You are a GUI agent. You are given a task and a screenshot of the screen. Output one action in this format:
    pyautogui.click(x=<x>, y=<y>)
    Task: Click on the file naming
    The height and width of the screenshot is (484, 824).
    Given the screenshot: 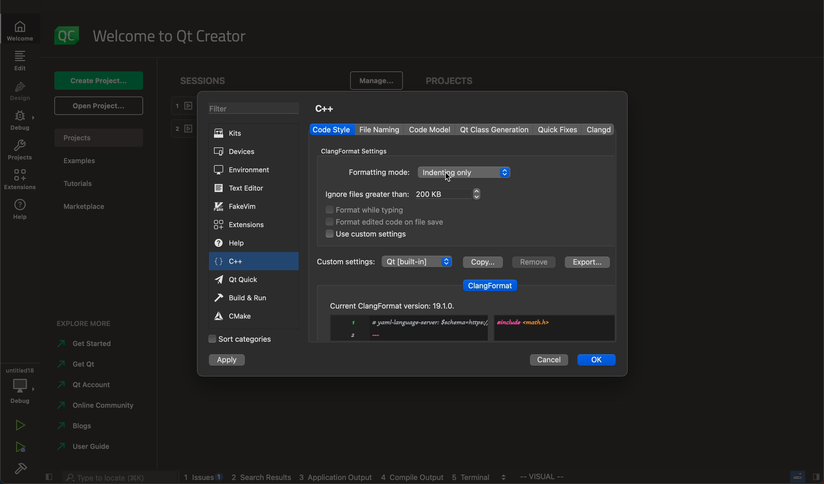 What is the action you would take?
    pyautogui.click(x=381, y=130)
    